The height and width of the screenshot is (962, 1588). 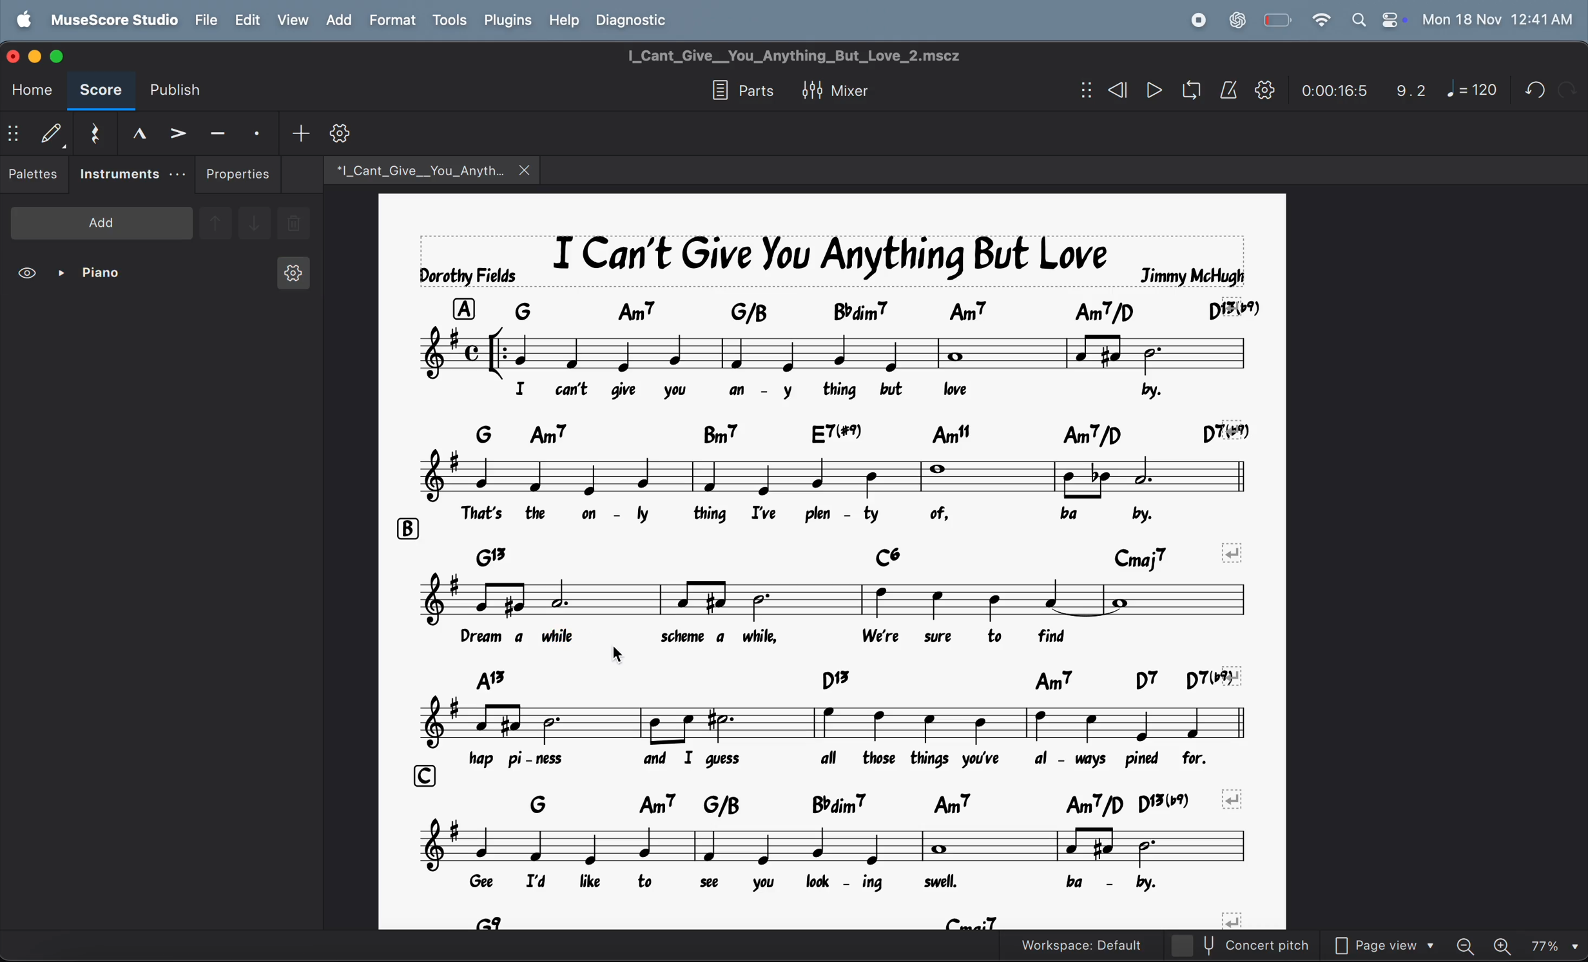 What do you see at coordinates (174, 90) in the screenshot?
I see `publish` at bounding box center [174, 90].